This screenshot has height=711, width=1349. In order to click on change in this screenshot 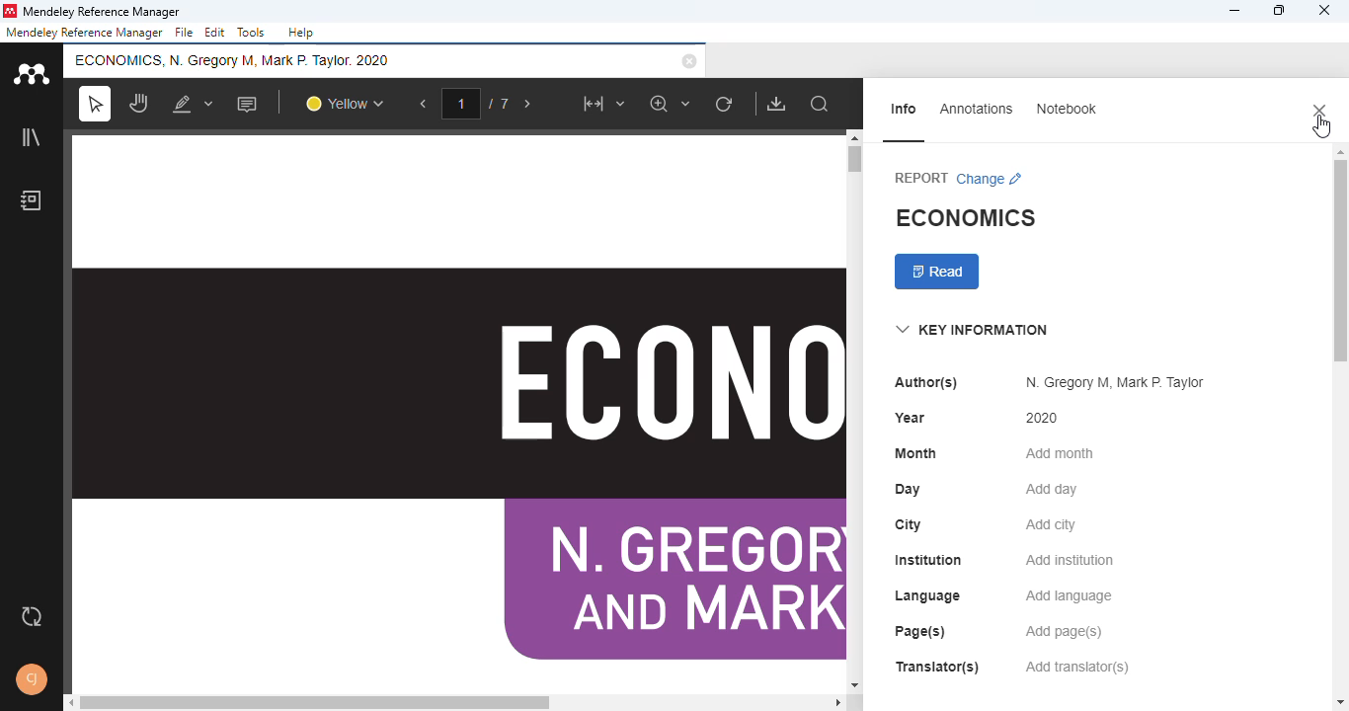, I will do `click(991, 177)`.